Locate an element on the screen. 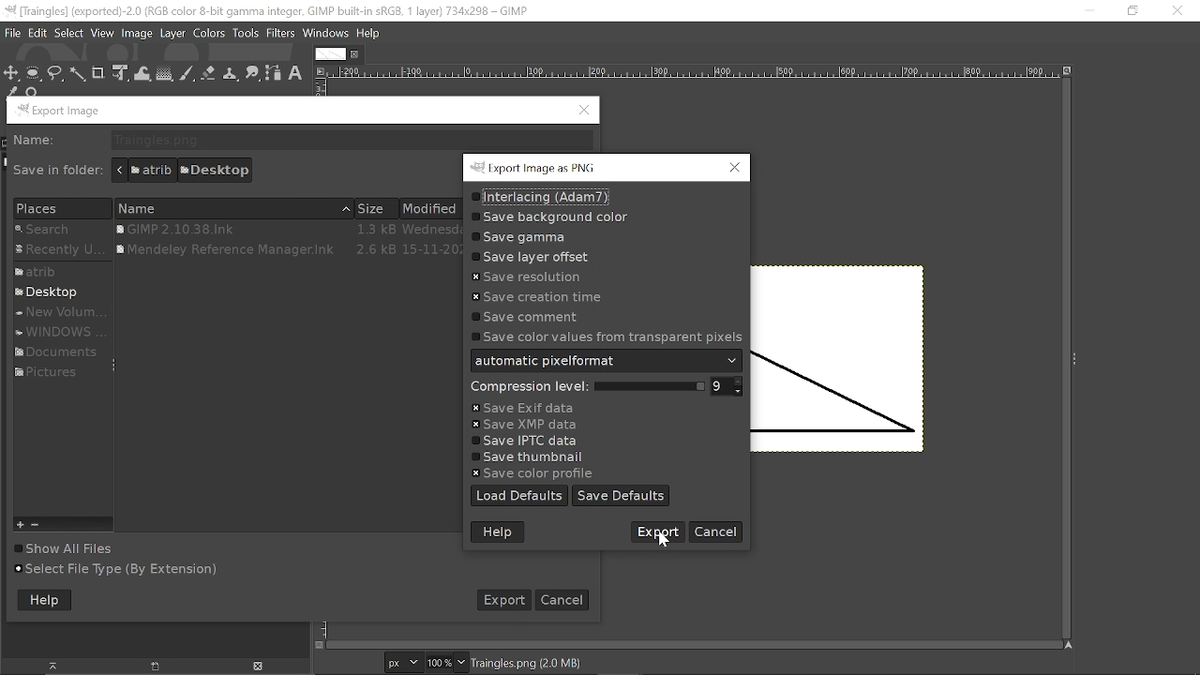 The image size is (1200, 675). Access image options is located at coordinates (319, 70).